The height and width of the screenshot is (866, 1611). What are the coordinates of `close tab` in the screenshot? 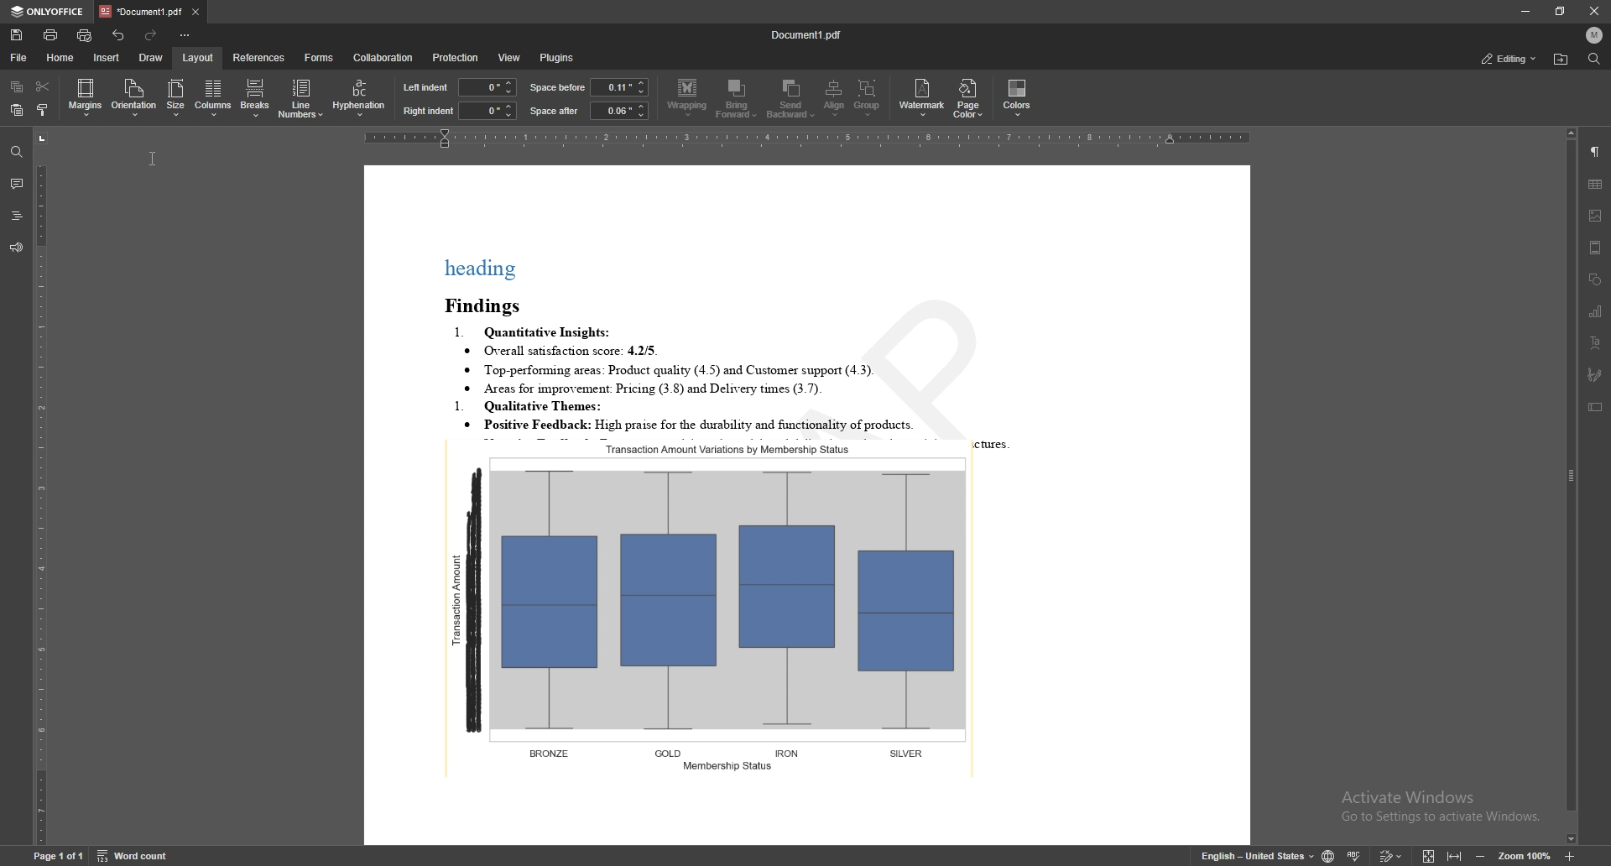 It's located at (196, 11).